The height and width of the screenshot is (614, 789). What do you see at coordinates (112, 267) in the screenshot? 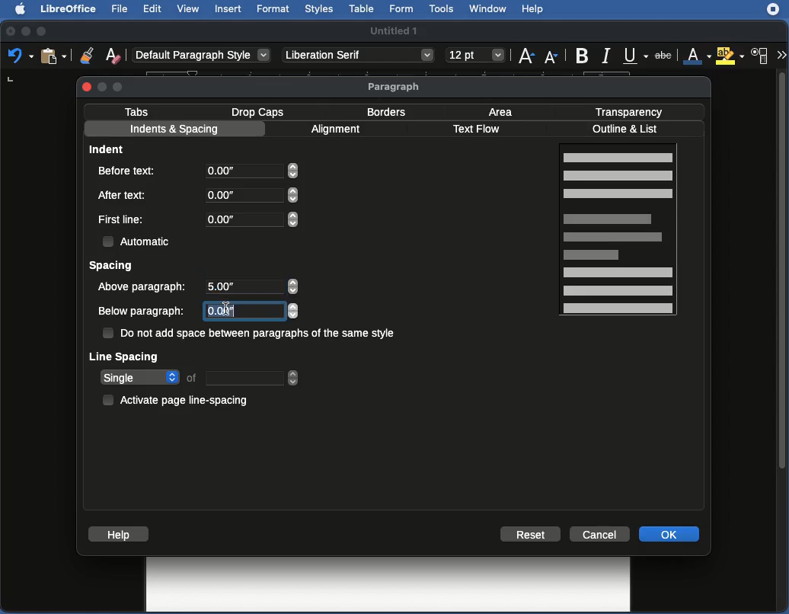
I see `Spacing` at bounding box center [112, 267].